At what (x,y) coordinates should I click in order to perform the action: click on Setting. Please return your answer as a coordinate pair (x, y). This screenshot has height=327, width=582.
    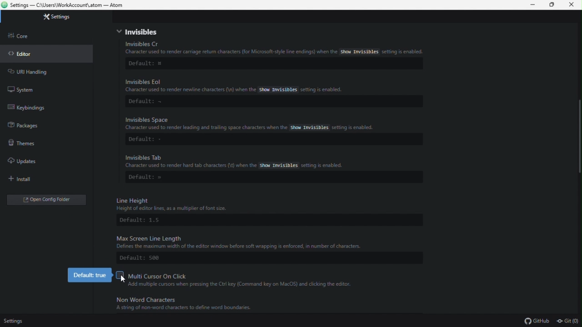
    Looking at the image, I should click on (67, 18).